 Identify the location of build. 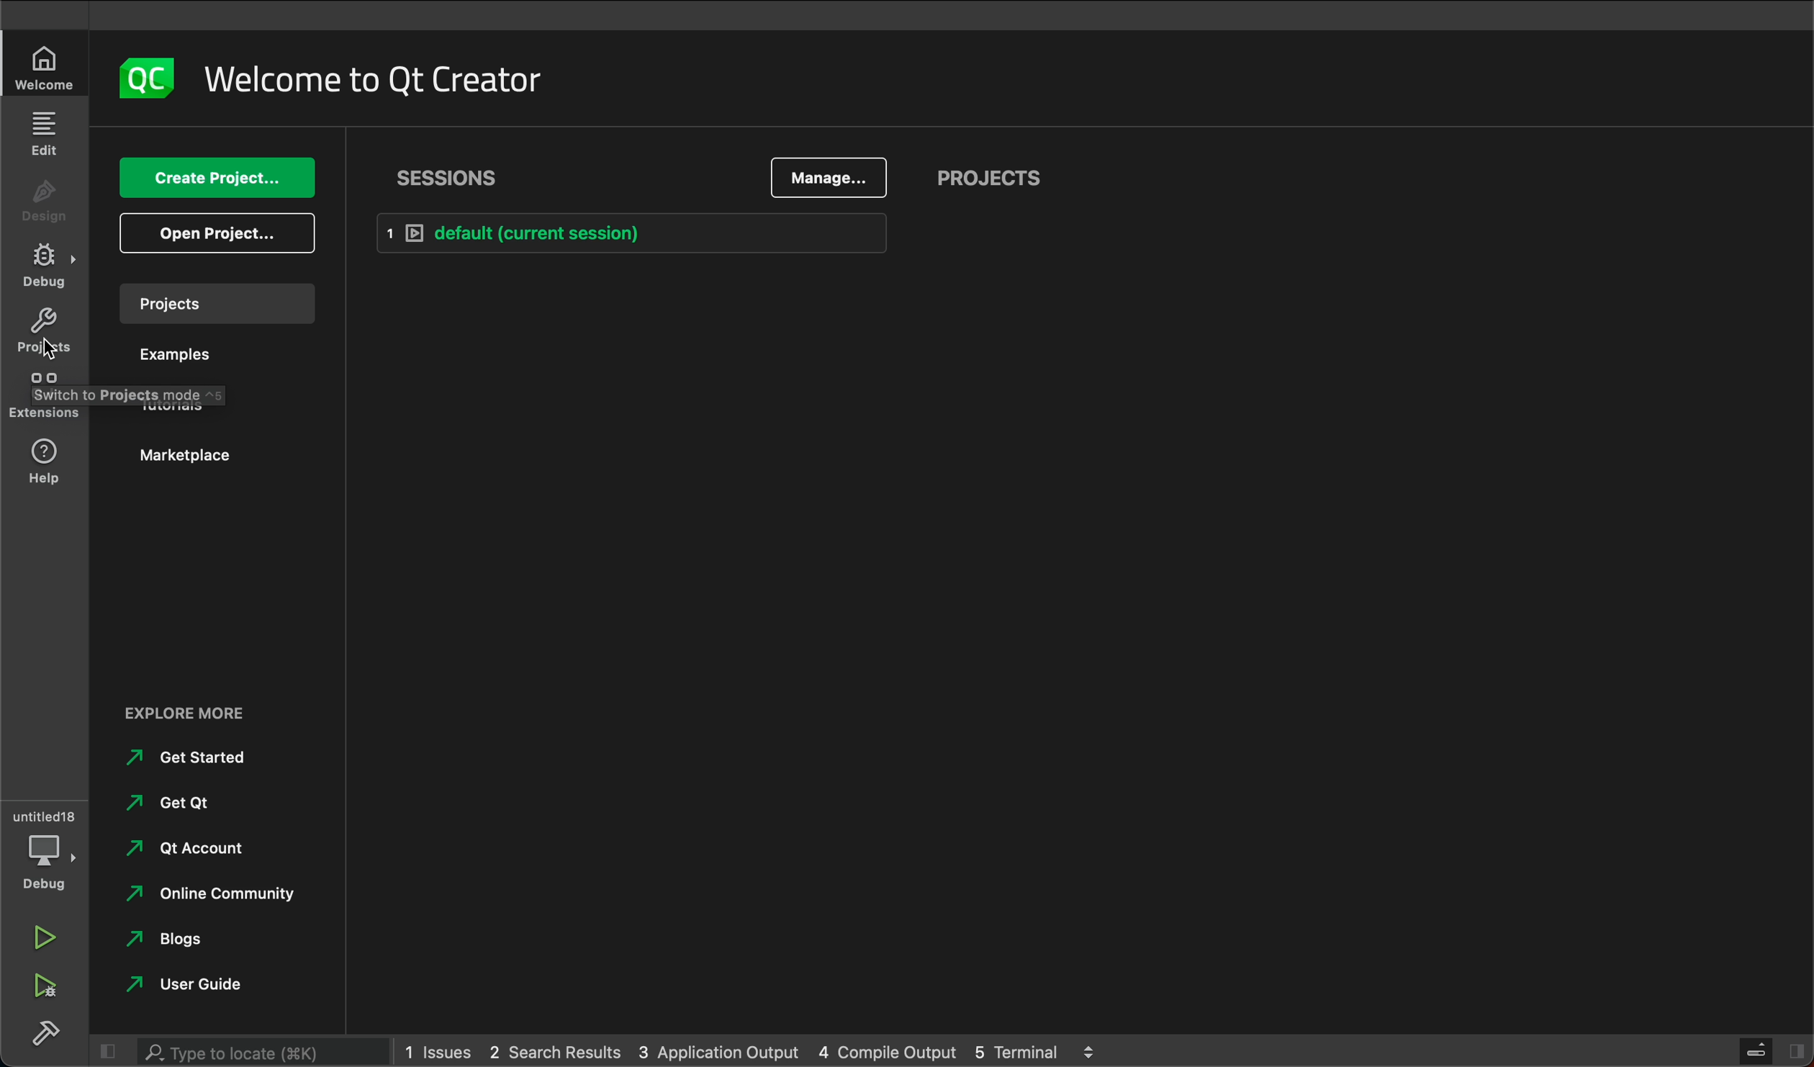
(53, 1037).